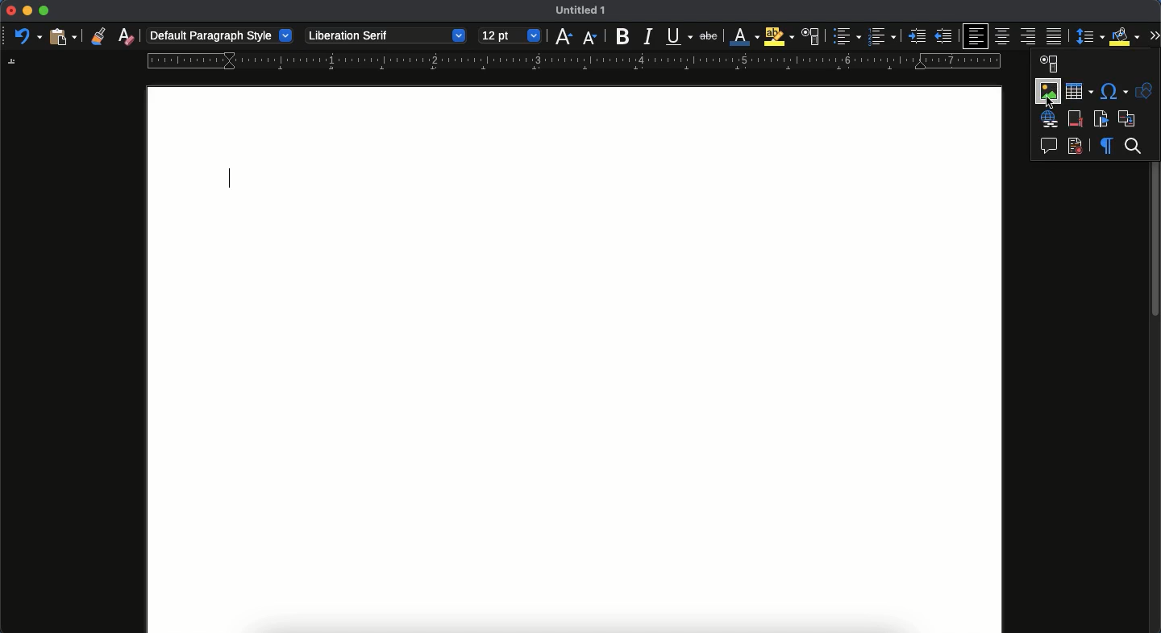 The width and height of the screenshot is (1161, 633). What do you see at coordinates (231, 177) in the screenshot?
I see `typing` at bounding box center [231, 177].